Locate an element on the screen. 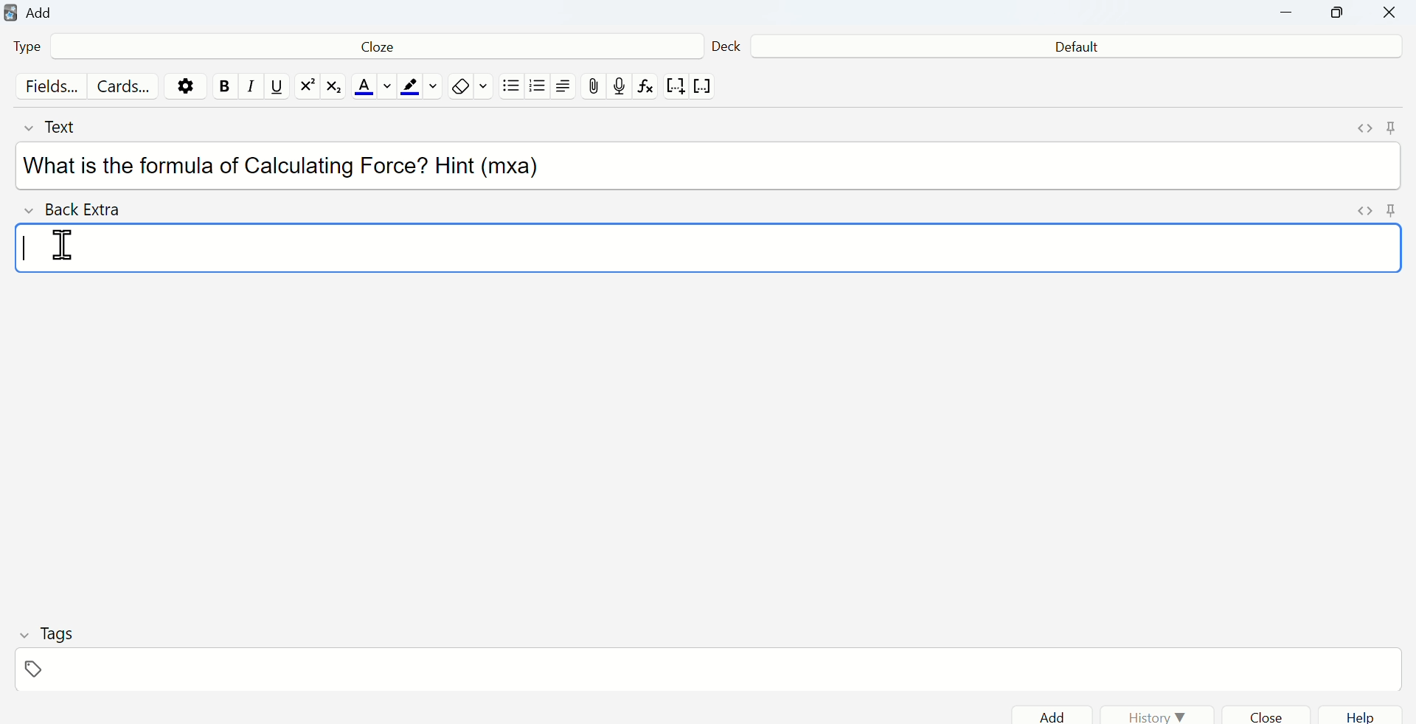  vector is located at coordinates (705, 87).